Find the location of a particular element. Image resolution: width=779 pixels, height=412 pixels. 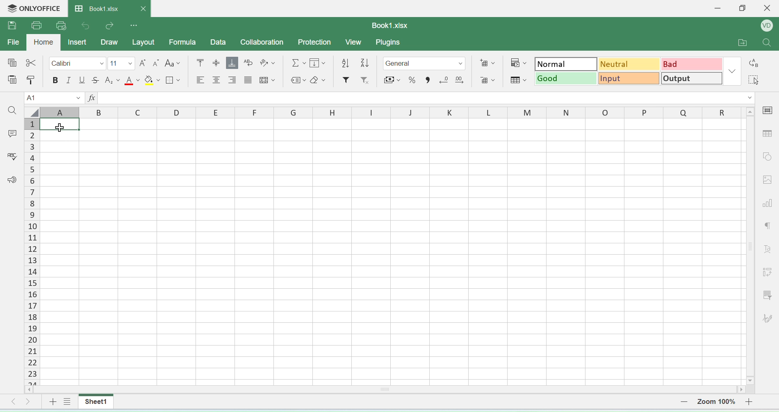

image is located at coordinates (768, 181).